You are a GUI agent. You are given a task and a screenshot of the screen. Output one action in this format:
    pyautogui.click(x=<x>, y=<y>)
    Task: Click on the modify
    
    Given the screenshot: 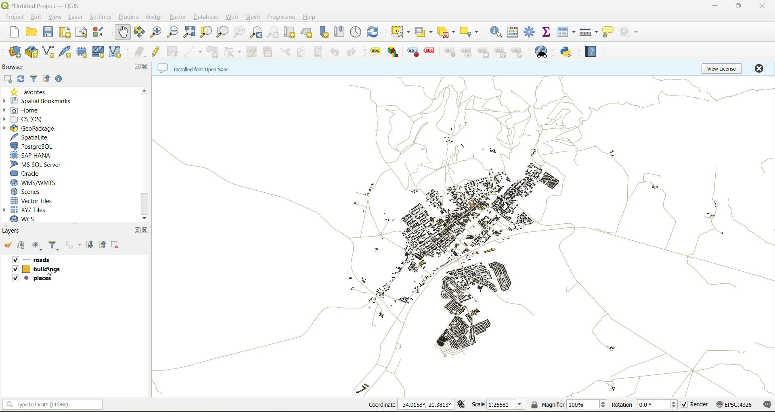 What is the action you would take?
    pyautogui.click(x=251, y=52)
    